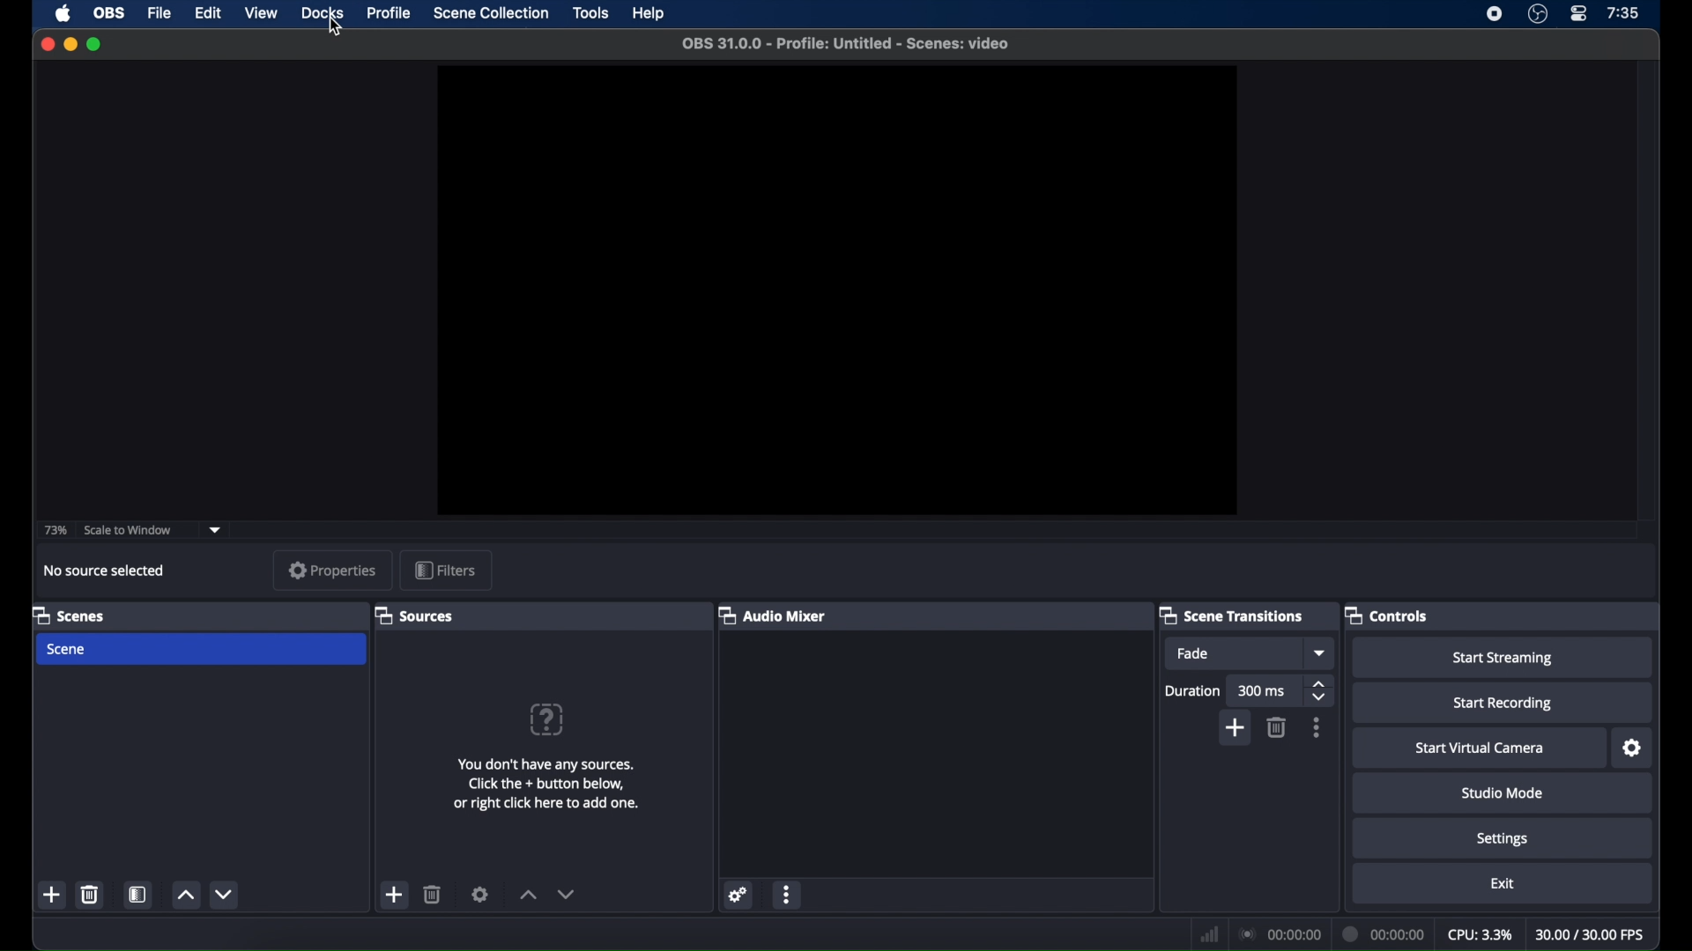  What do you see at coordinates (569, 895) in the screenshot?
I see `decrement` at bounding box center [569, 895].